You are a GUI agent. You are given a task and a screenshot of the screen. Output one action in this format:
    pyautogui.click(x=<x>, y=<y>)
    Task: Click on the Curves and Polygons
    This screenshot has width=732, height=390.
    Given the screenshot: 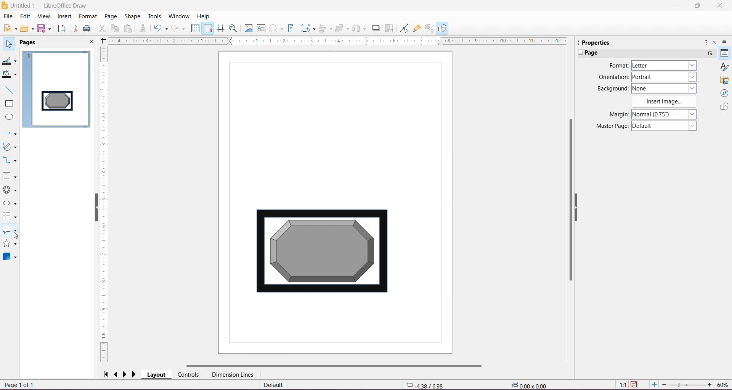 What is the action you would take?
    pyautogui.click(x=10, y=147)
    